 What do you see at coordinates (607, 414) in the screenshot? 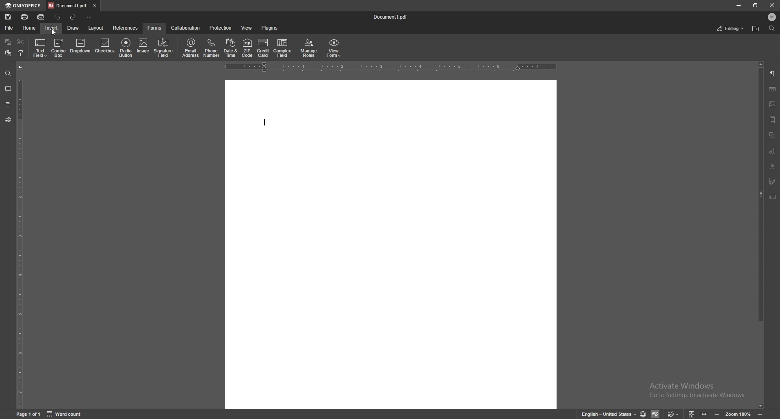
I see `set text language` at bounding box center [607, 414].